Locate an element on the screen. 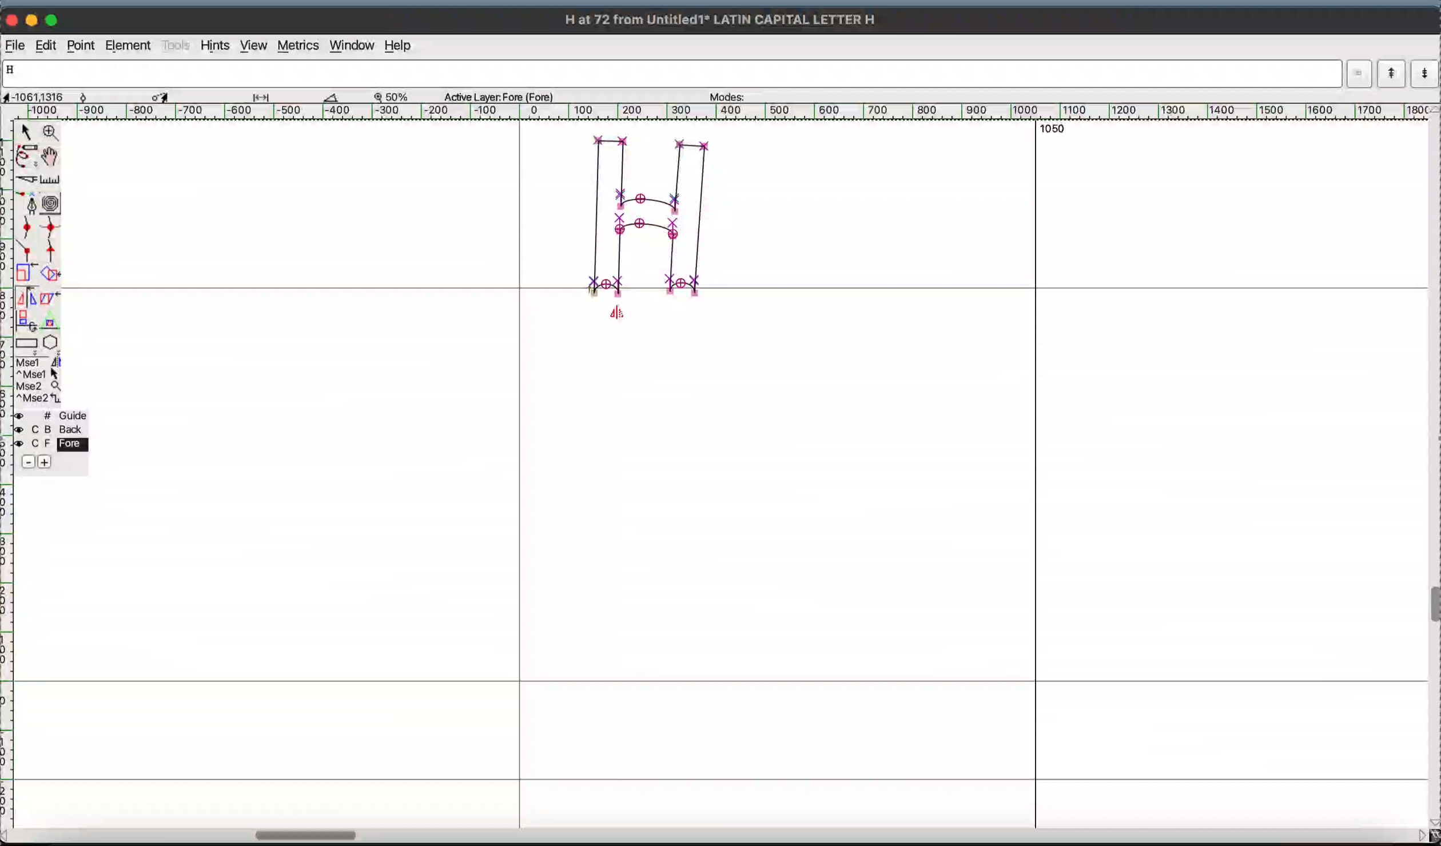 The width and height of the screenshot is (1441, 846). flip is located at coordinates (27, 296).